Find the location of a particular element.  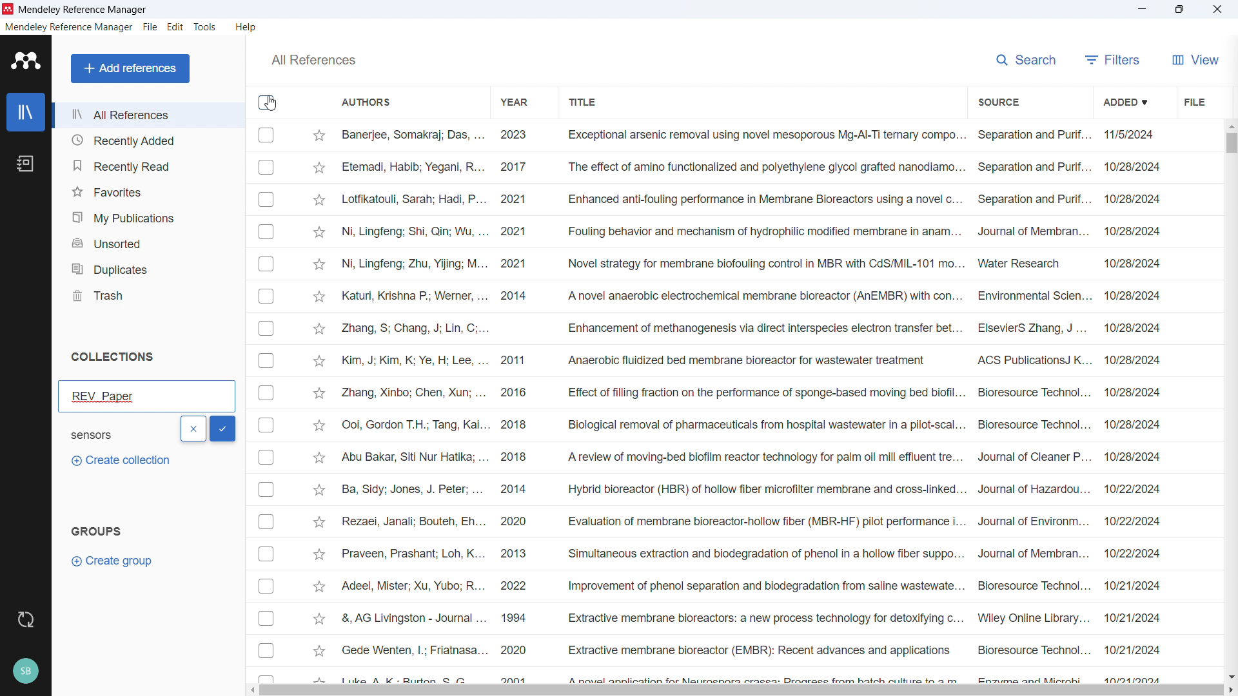

Banerjee, Somakraj; Das, ... 2023 Exceptional arsenic removal using novel mesoporous Mg-Al-Ti ternary compo... Separation and Purif... 11/5/2024 is located at coordinates (752, 135).